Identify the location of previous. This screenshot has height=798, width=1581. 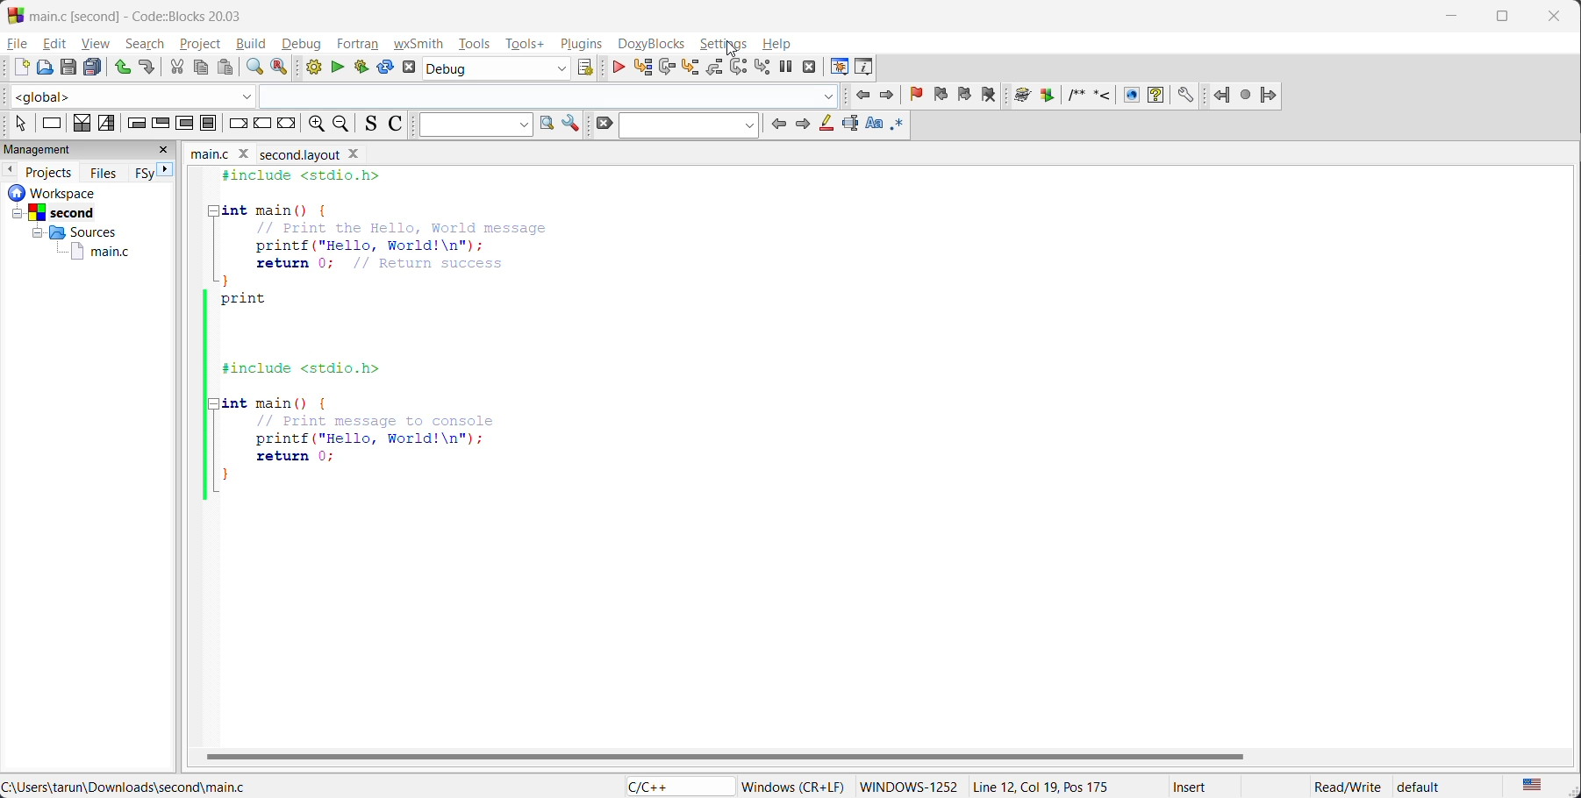
(775, 123).